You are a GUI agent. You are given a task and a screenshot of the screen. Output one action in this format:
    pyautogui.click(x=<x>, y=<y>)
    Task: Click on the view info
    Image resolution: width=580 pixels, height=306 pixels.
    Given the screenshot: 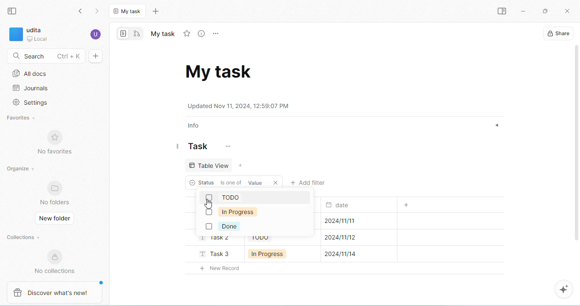 What is the action you would take?
    pyautogui.click(x=203, y=34)
    